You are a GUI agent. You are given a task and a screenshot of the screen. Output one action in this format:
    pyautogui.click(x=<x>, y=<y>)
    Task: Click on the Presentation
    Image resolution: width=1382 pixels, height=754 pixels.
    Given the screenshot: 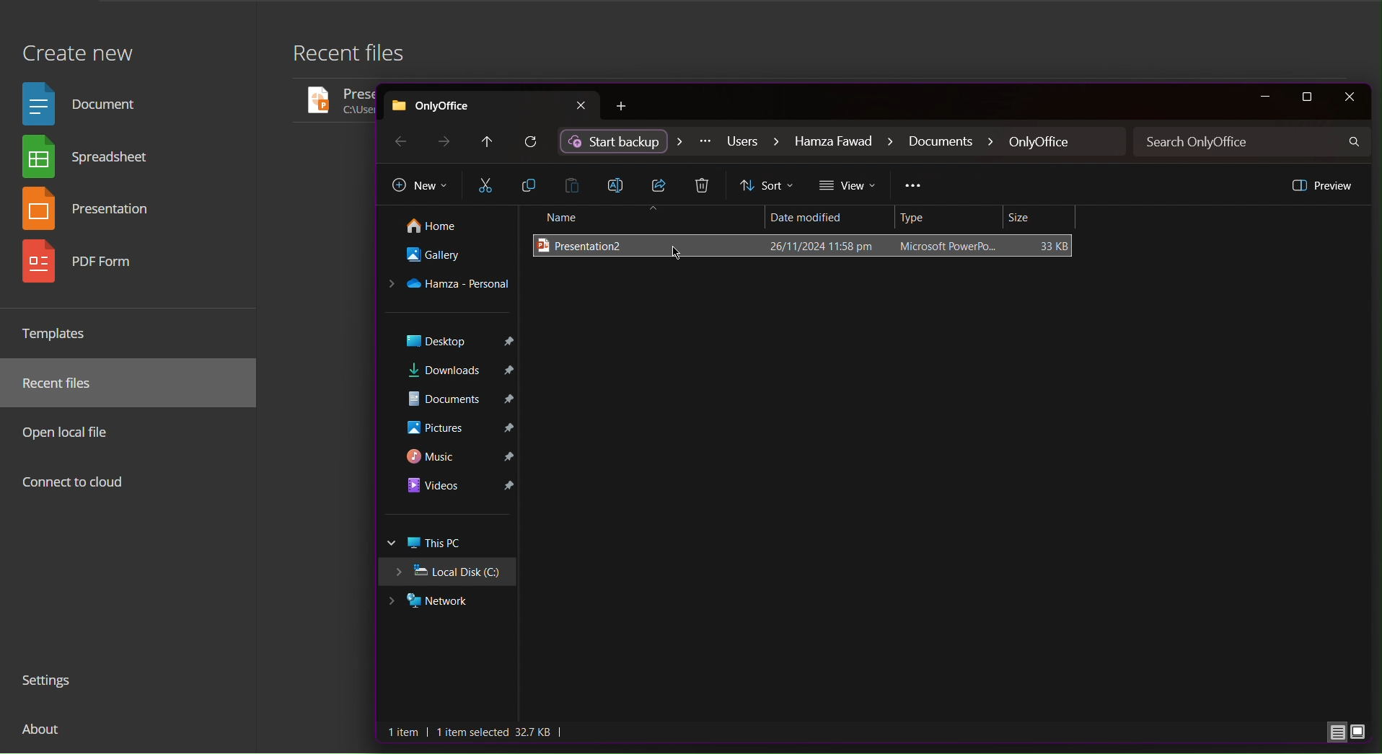 What is the action you would take?
    pyautogui.click(x=94, y=211)
    